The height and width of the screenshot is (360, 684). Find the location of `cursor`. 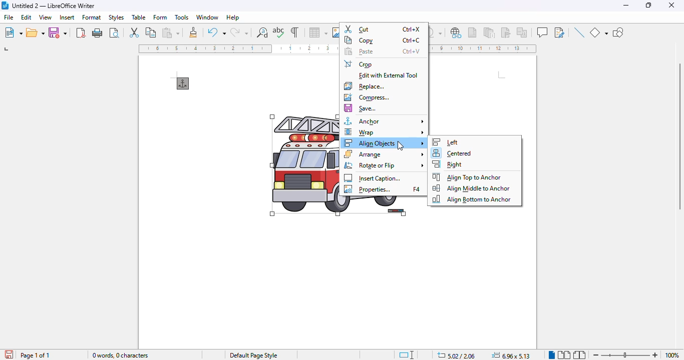

cursor is located at coordinates (401, 145).